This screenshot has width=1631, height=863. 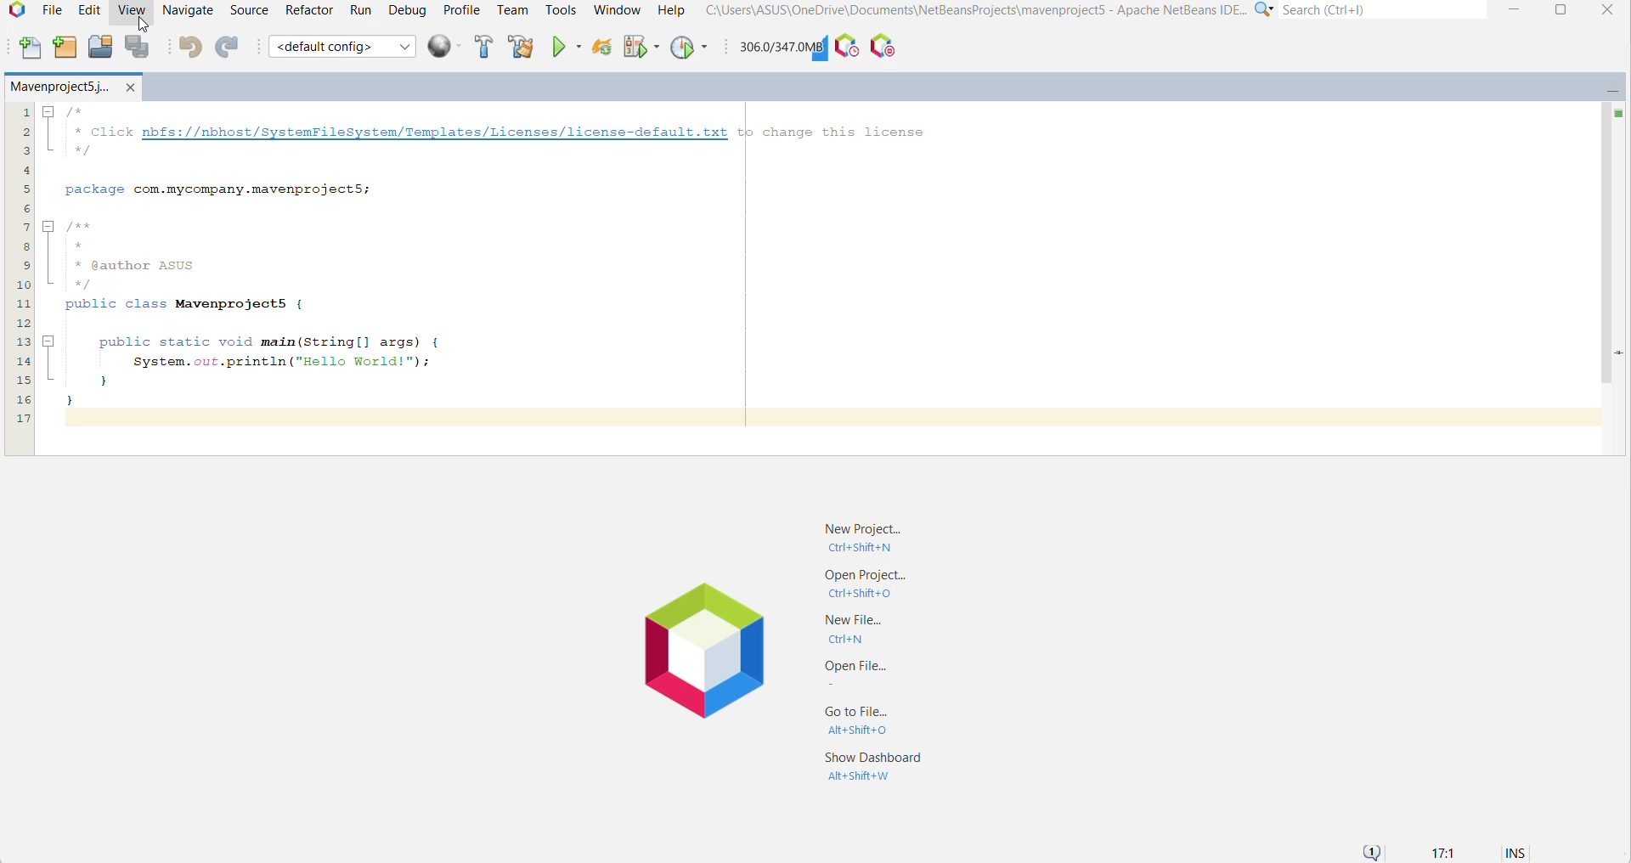 What do you see at coordinates (1518, 851) in the screenshot?
I see `INS` at bounding box center [1518, 851].